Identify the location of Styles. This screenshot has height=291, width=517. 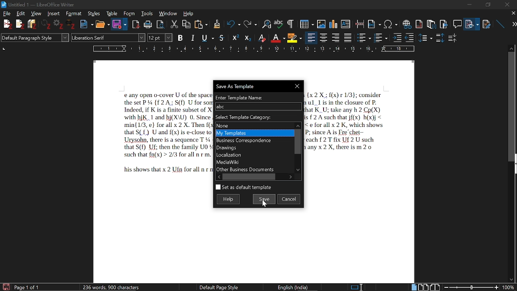
(93, 14).